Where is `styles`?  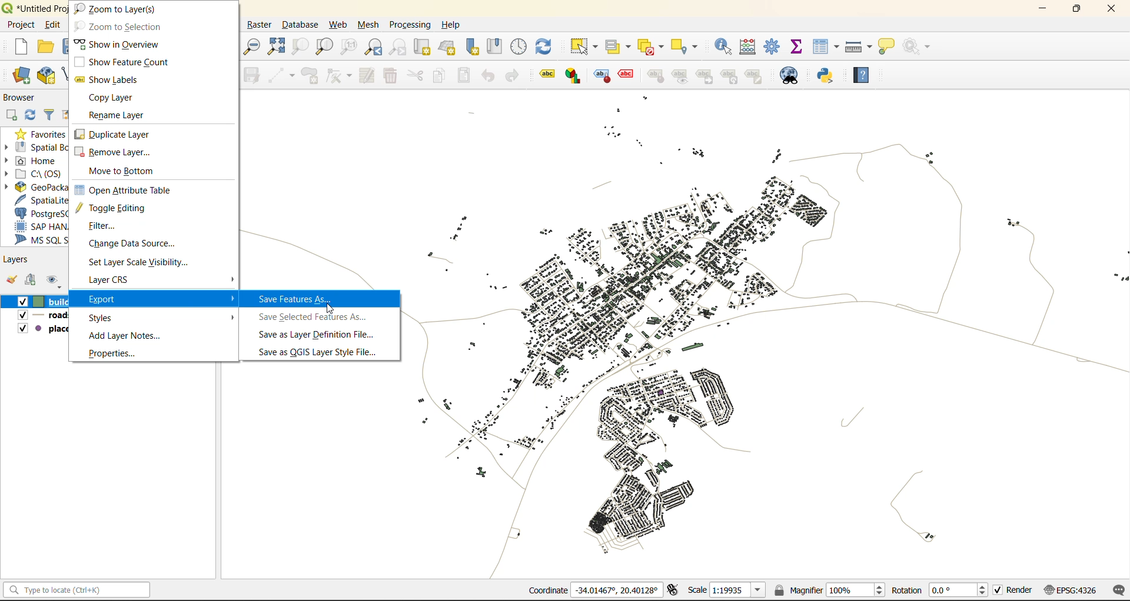
styles is located at coordinates (111, 317).